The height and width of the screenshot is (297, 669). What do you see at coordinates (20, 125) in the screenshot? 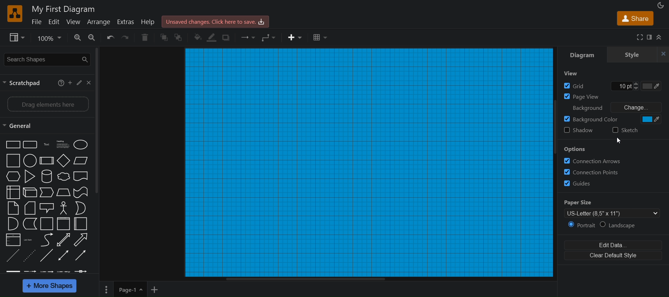
I see `general` at bounding box center [20, 125].